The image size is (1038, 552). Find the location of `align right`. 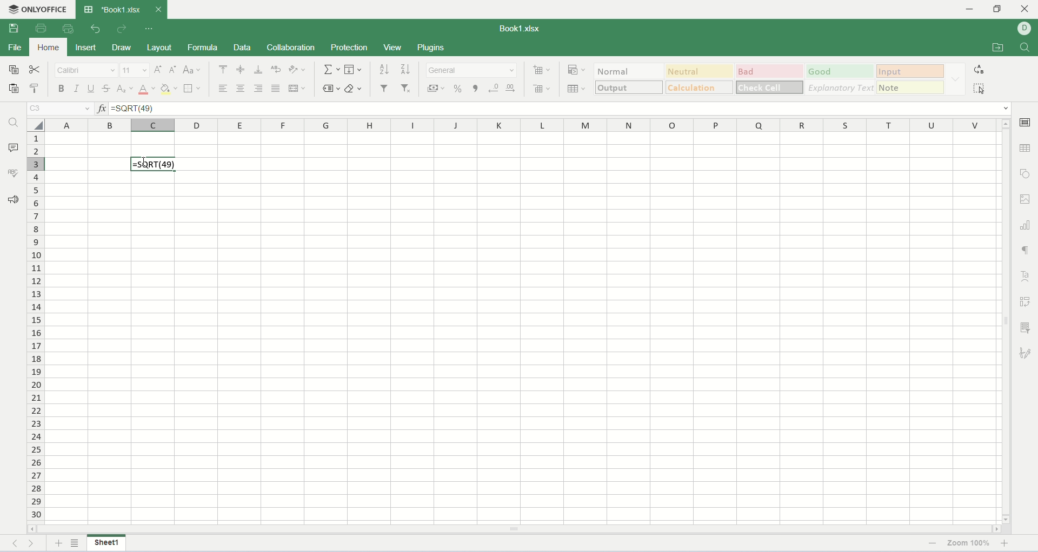

align right is located at coordinates (258, 89).